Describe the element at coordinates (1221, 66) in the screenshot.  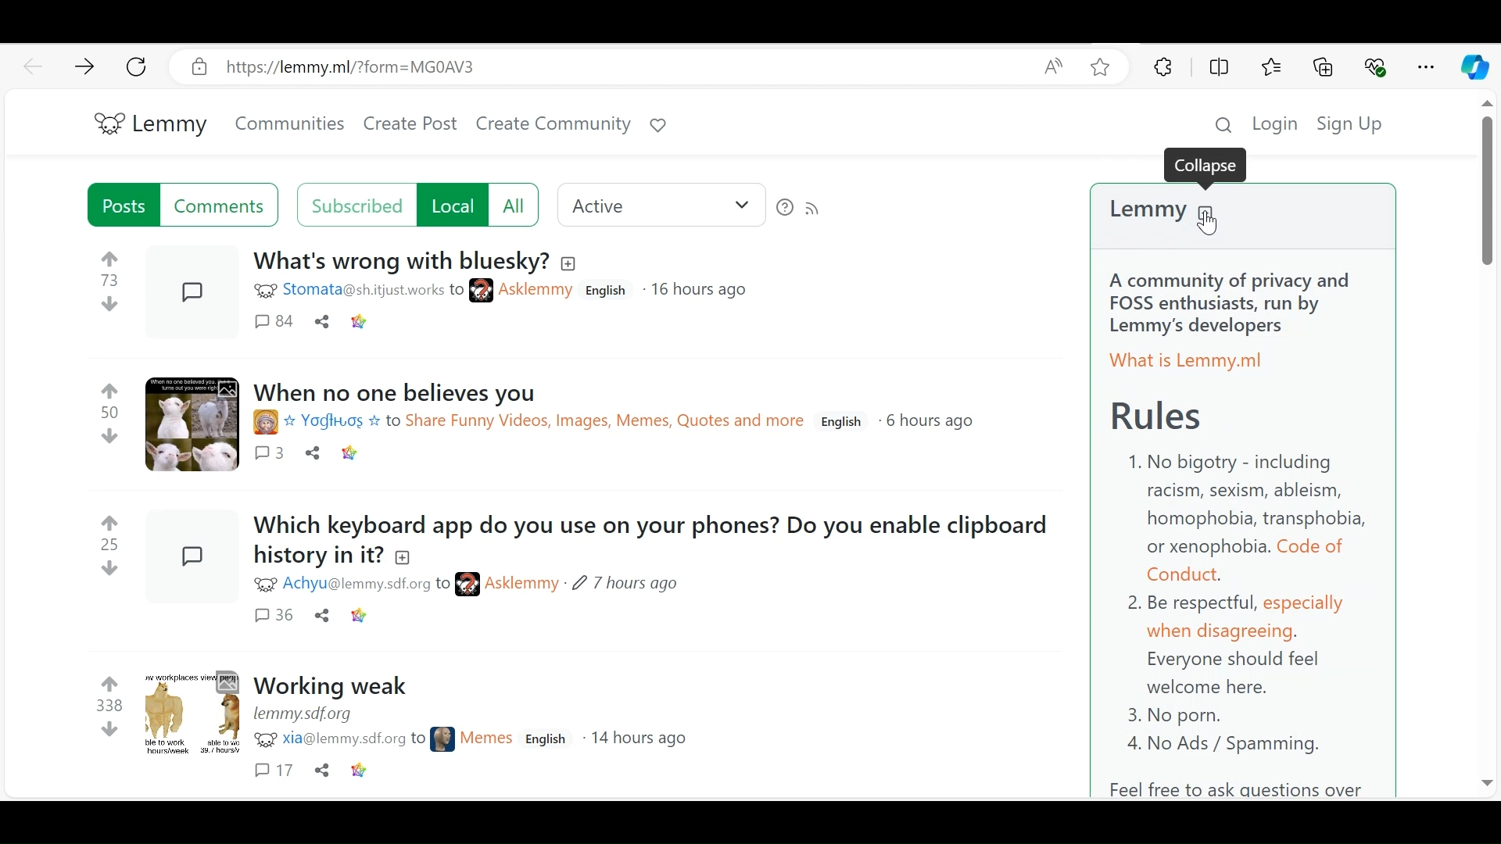
I see `Split Screen` at that location.